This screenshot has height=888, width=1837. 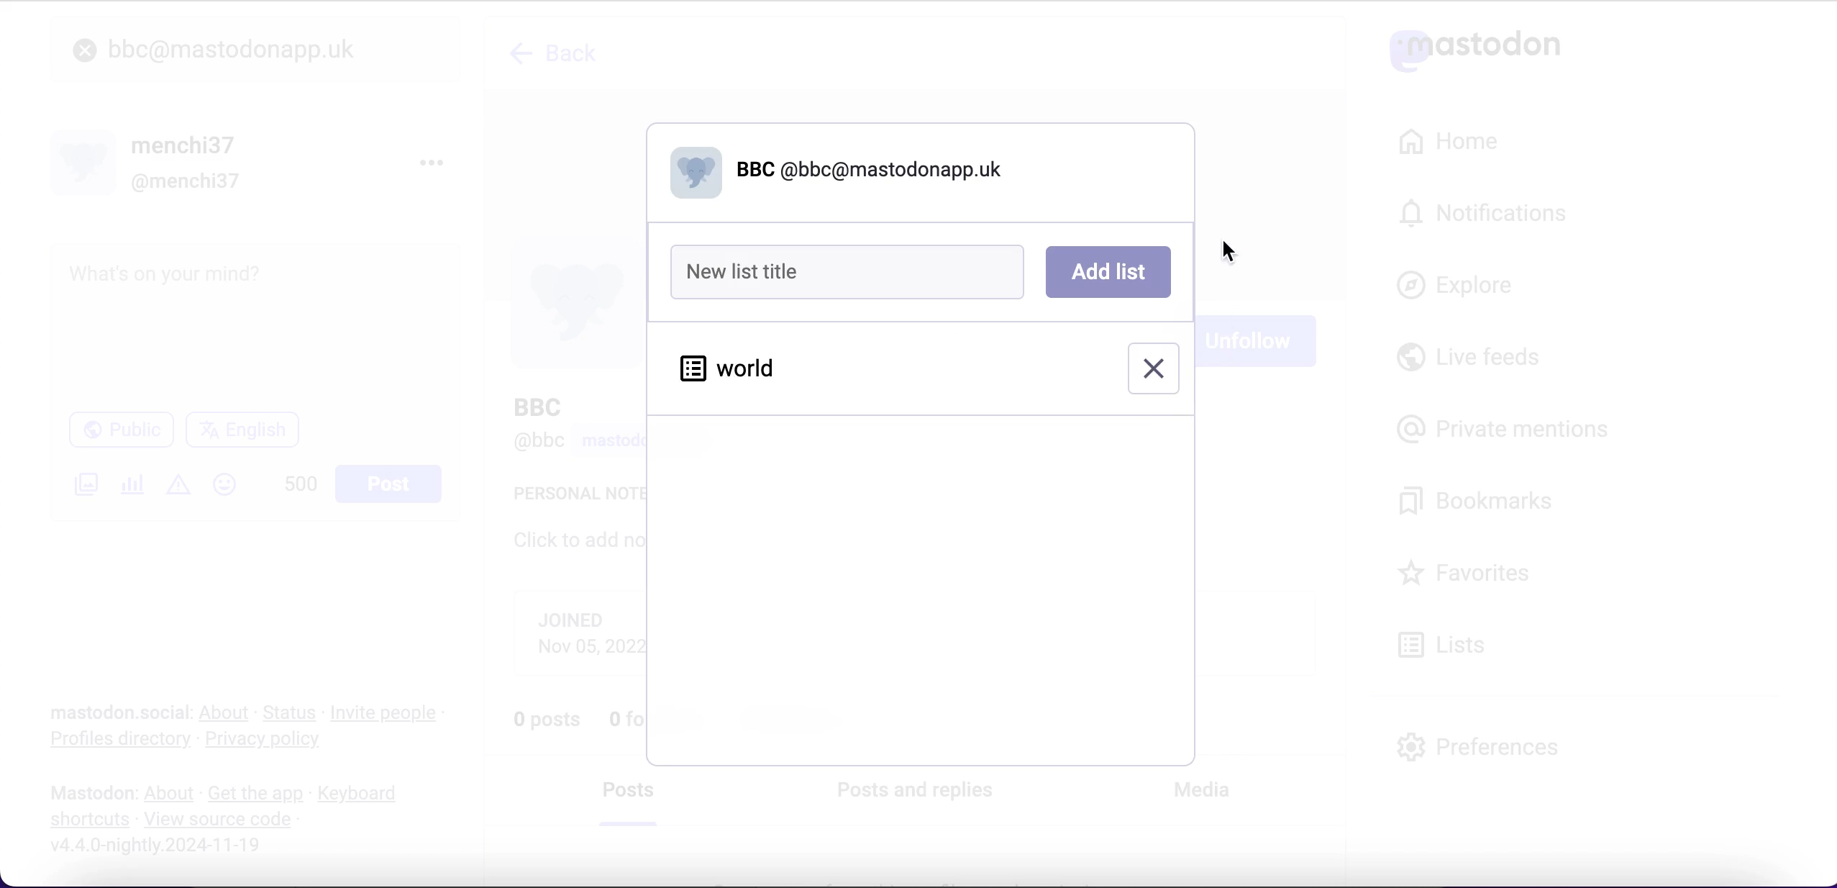 I want to click on keyboard, so click(x=362, y=795).